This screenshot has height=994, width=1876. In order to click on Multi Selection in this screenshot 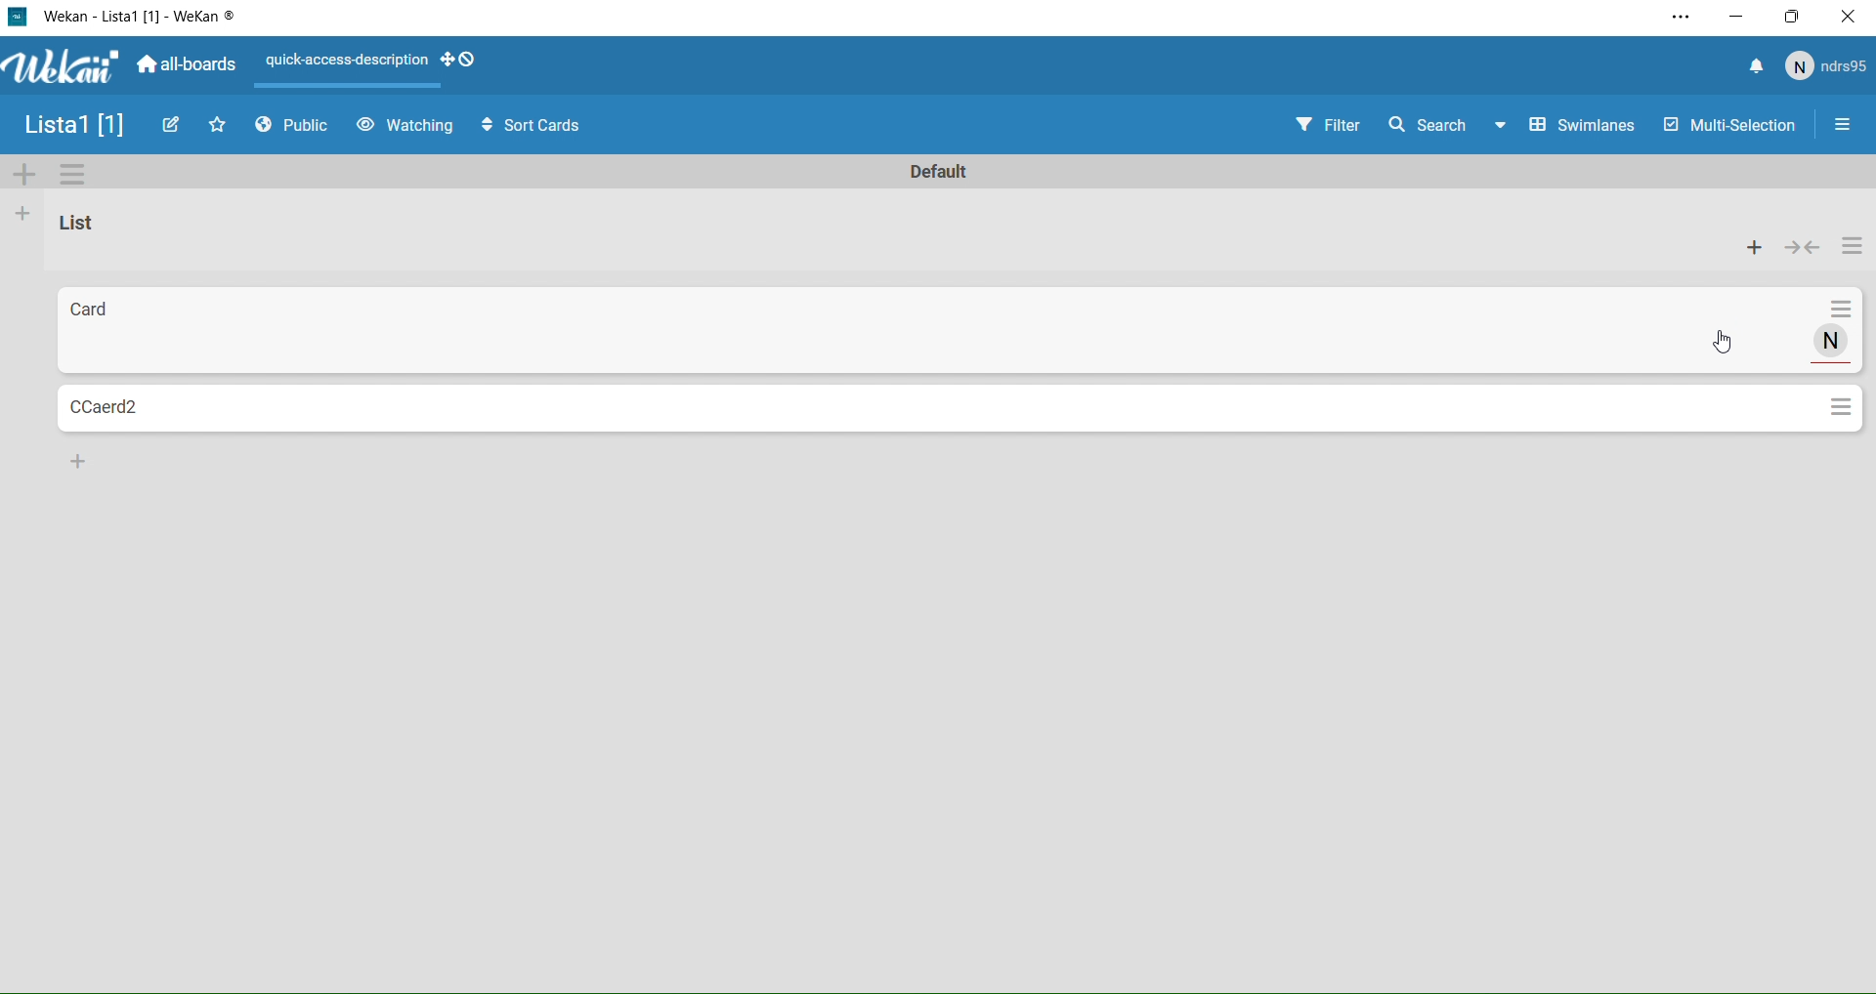, I will do `click(1727, 127)`.